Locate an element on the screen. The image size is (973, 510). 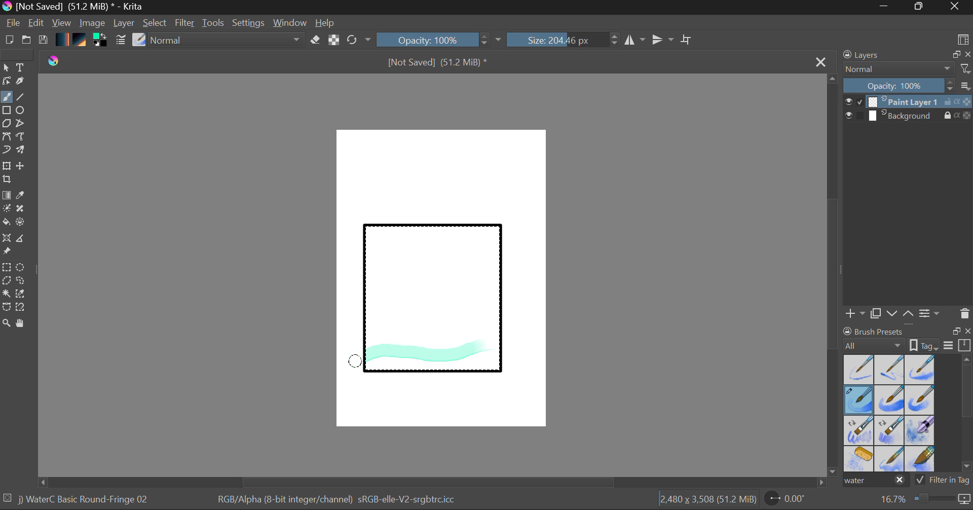
logo is located at coordinates (55, 61).